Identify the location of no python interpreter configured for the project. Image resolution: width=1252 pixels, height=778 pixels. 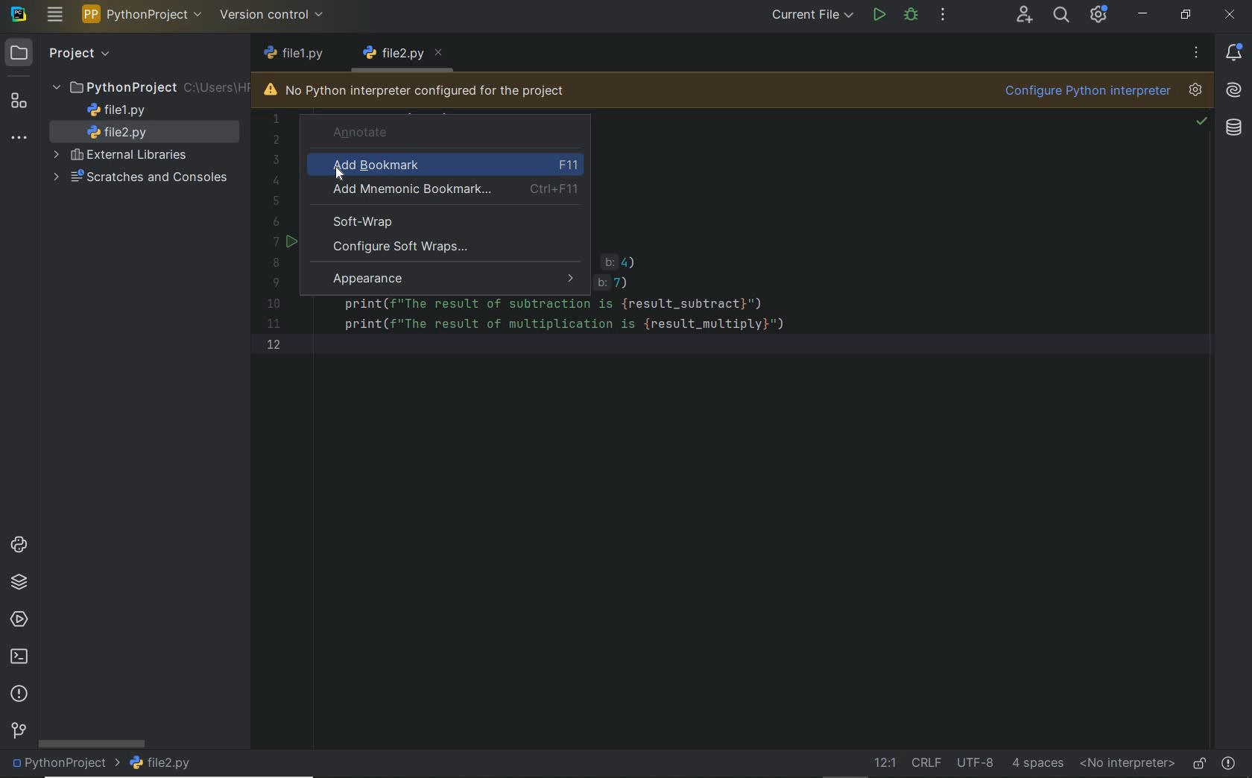
(415, 91).